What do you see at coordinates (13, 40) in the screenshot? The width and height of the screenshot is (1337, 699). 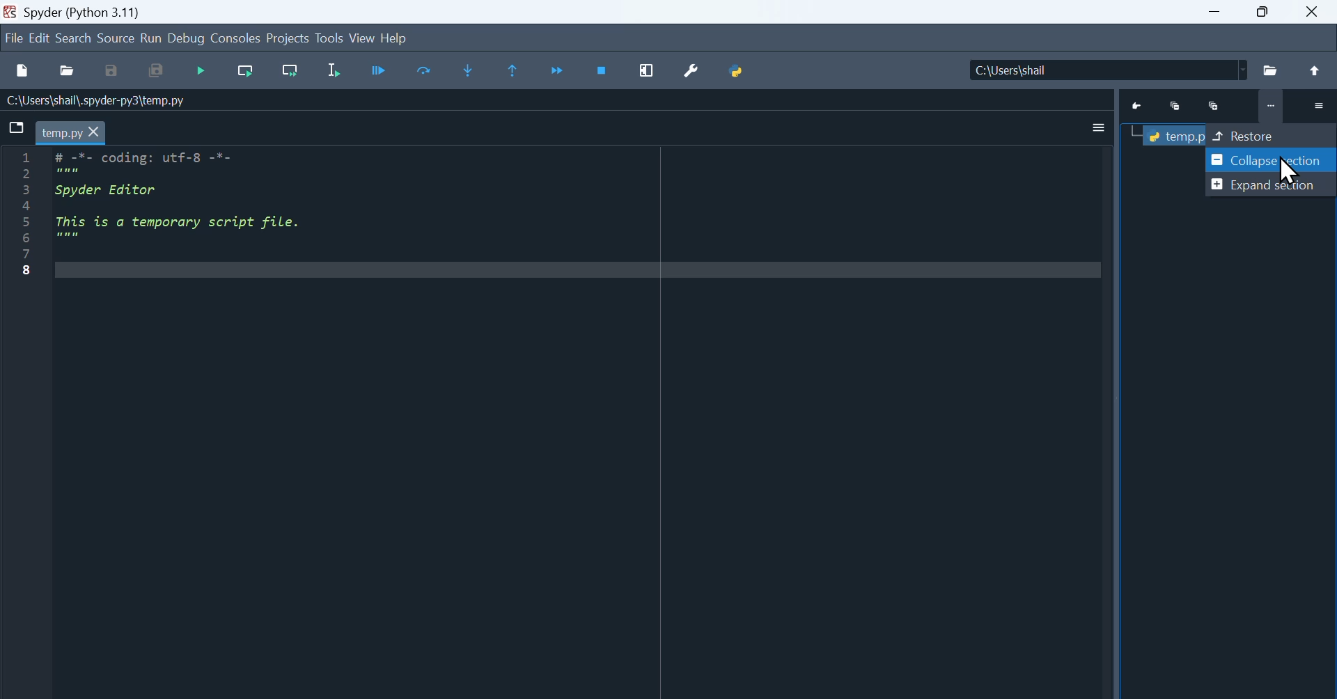 I see `file` at bounding box center [13, 40].